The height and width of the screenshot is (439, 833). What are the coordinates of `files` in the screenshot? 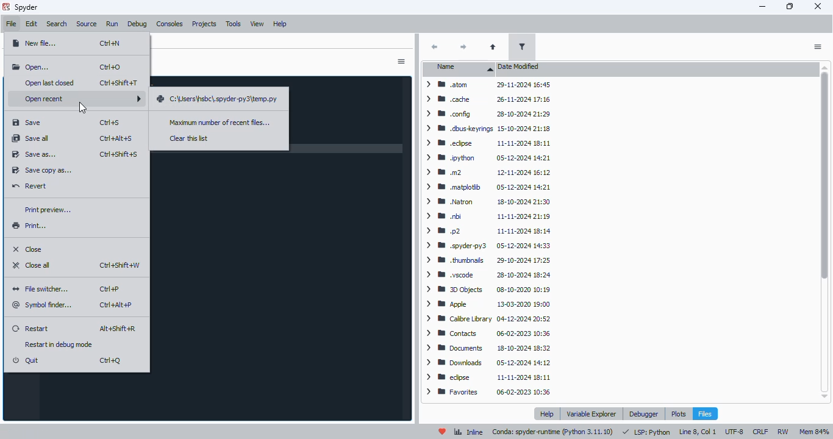 It's located at (705, 414).